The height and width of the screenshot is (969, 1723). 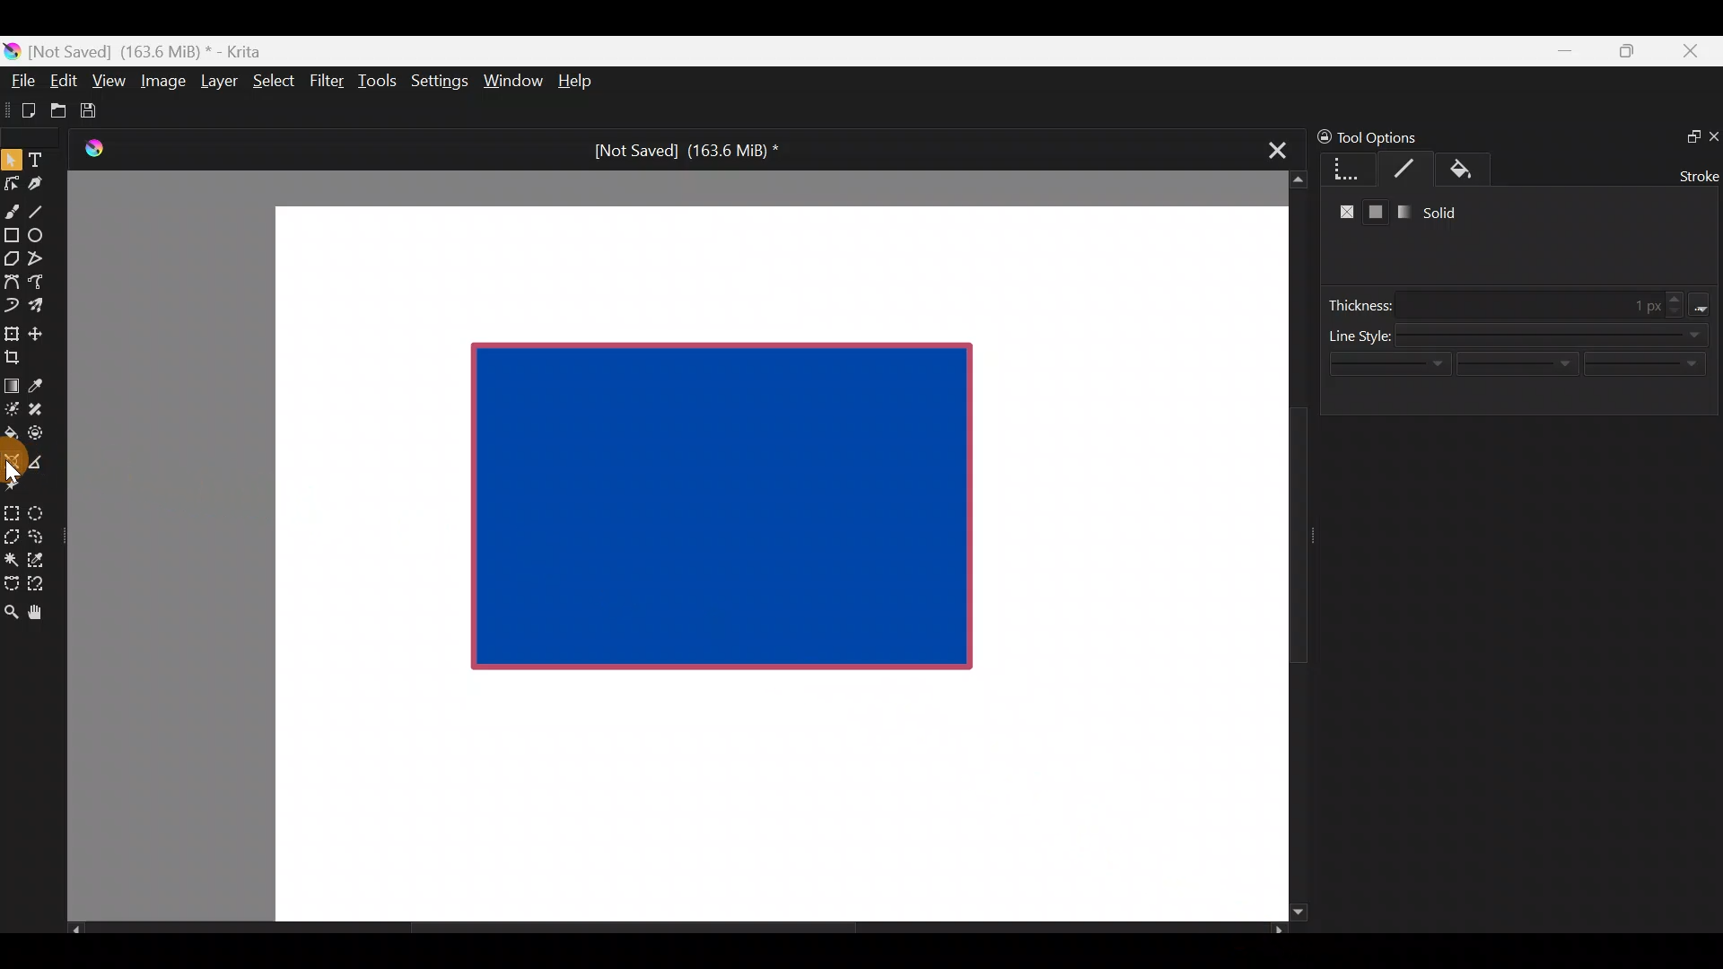 What do you see at coordinates (22, 110) in the screenshot?
I see `Create new document` at bounding box center [22, 110].